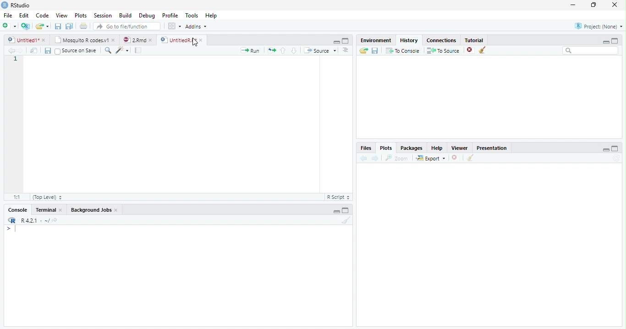 The width and height of the screenshot is (626, 329). I want to click on Go to previous section, so click(283, 50).